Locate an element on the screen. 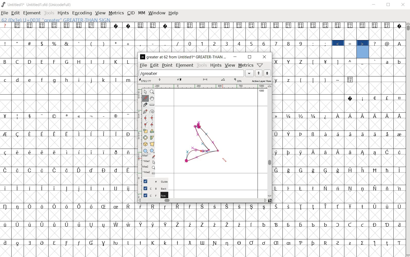  element is located at coordinates (32, 13).